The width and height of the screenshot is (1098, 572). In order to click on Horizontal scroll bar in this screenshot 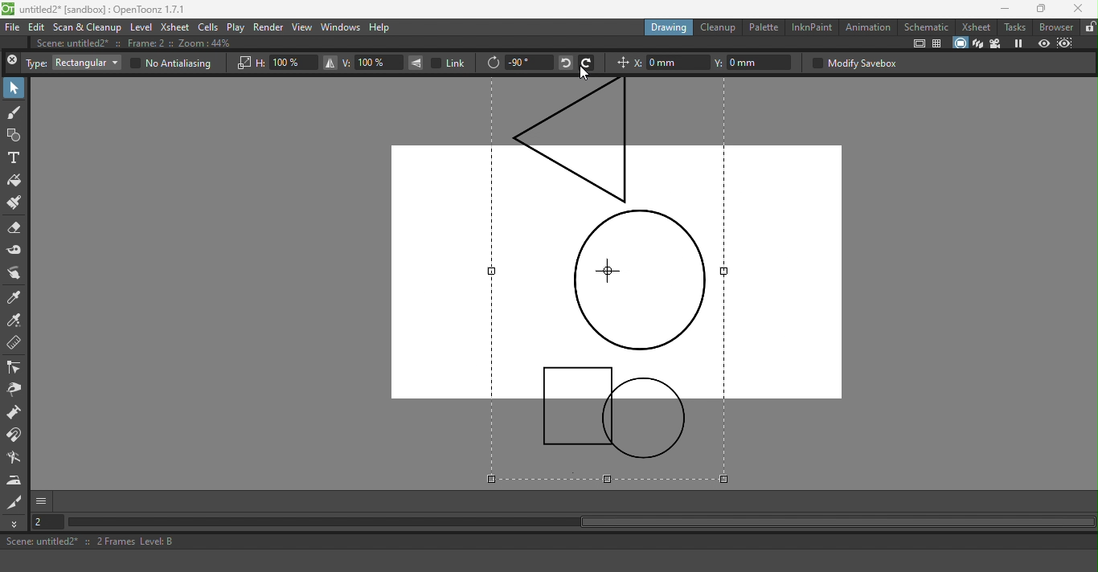, I will do `click(589, 523)`.